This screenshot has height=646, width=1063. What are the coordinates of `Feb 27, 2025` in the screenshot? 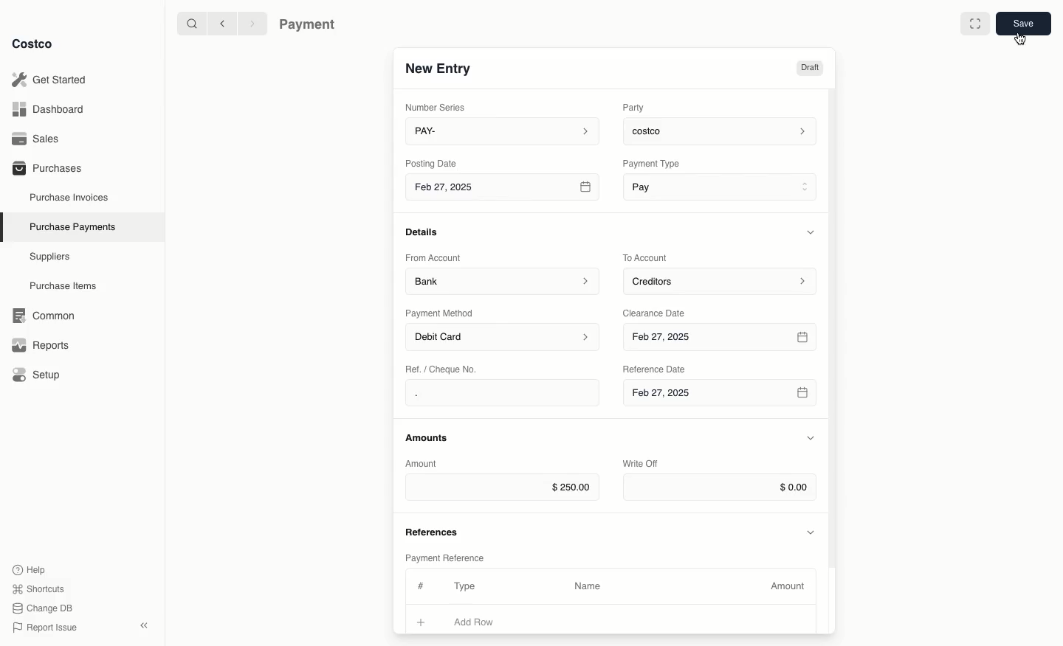 It's located at (504, 190).